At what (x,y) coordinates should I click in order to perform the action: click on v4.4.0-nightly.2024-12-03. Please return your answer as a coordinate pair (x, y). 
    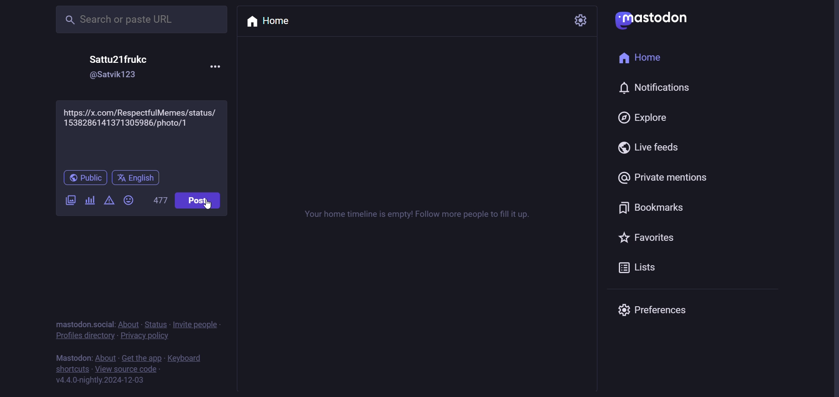
    Looking at the image, I should click on (103, 381).